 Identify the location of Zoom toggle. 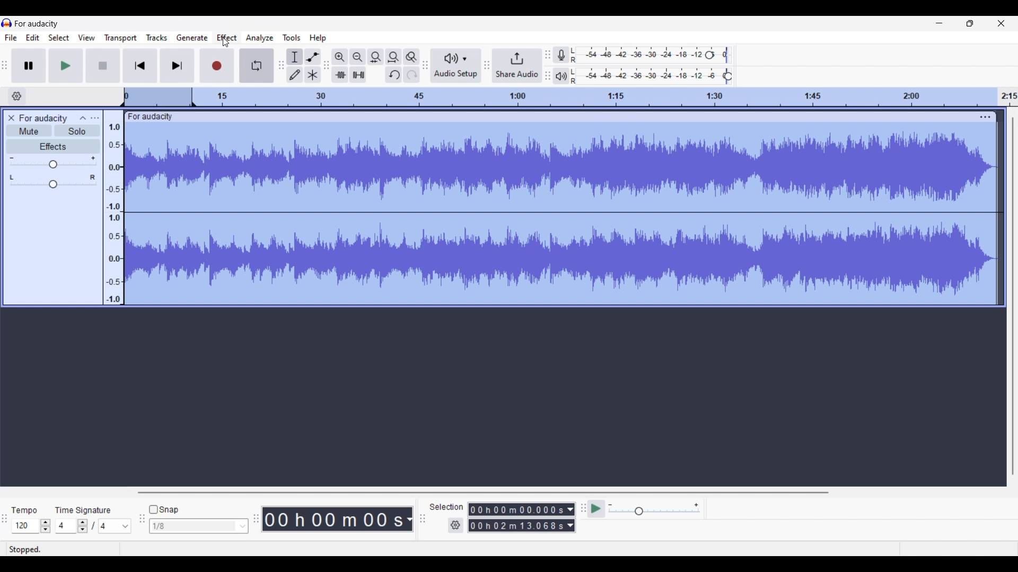
(412, 57).